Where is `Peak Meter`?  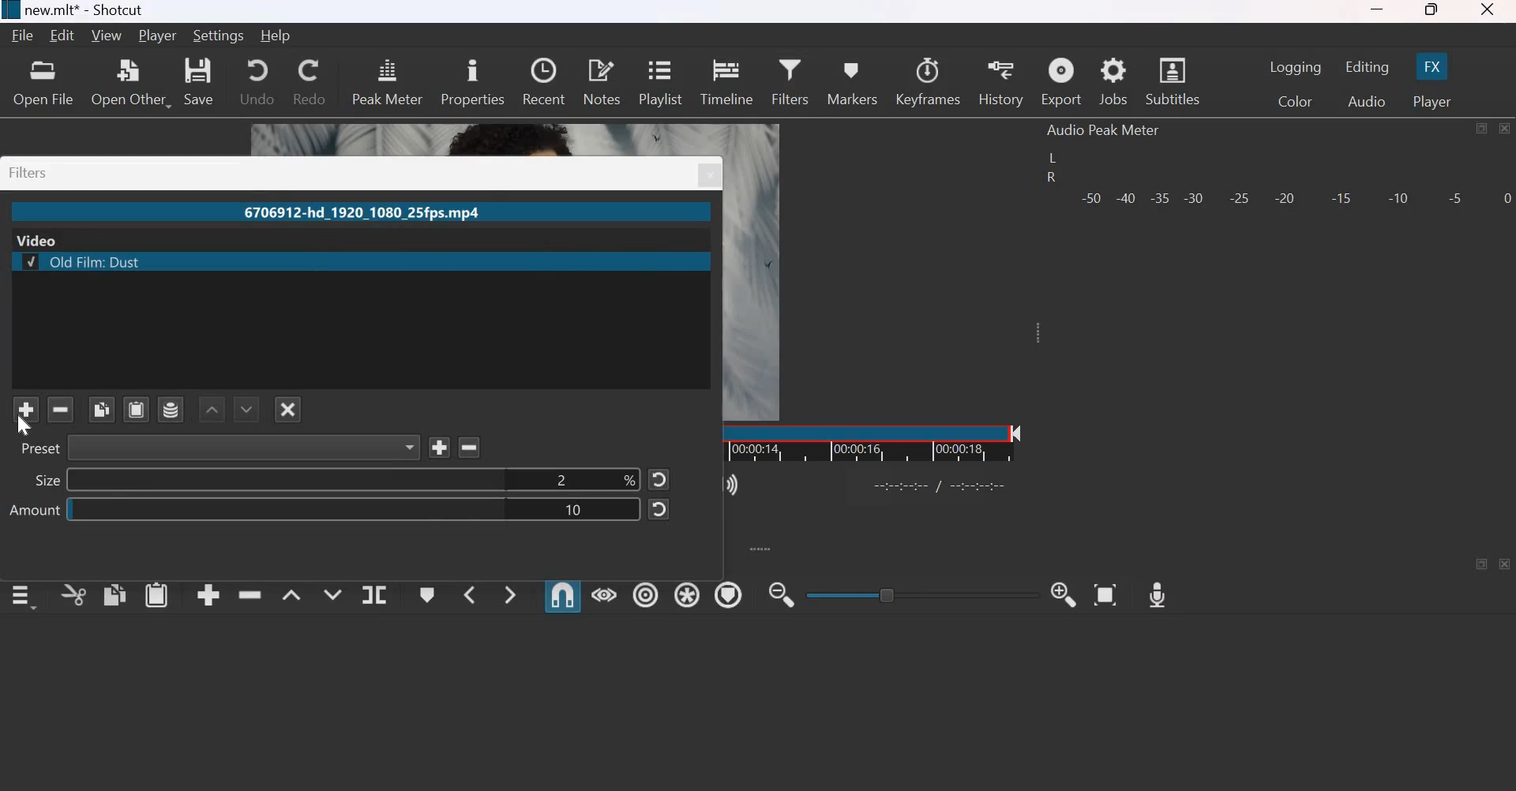 Peak Meter is located at coordinates (388, 81).